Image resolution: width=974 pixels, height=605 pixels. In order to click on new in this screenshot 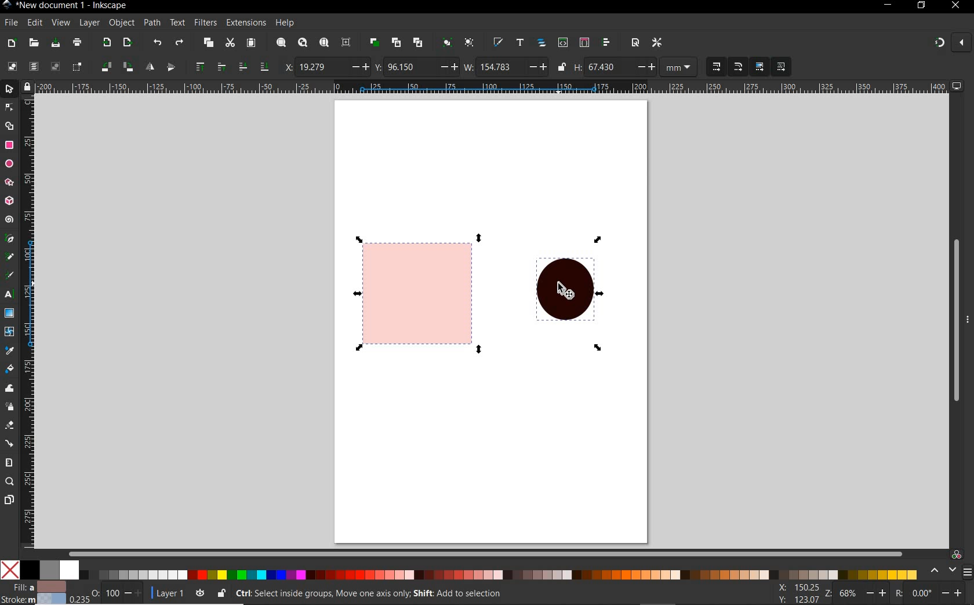, I will do `click(12, 44)`.